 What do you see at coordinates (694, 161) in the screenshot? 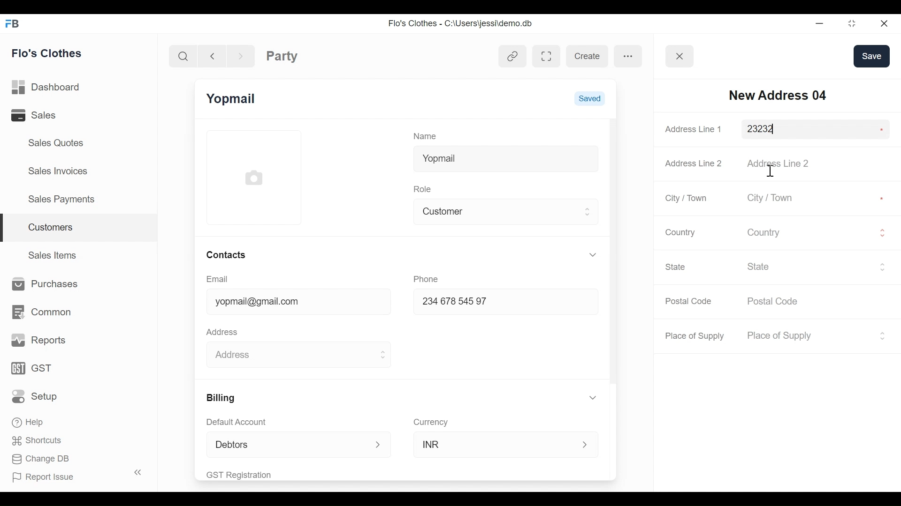
I see `Address Line 2` at bounding box center [694, 161].